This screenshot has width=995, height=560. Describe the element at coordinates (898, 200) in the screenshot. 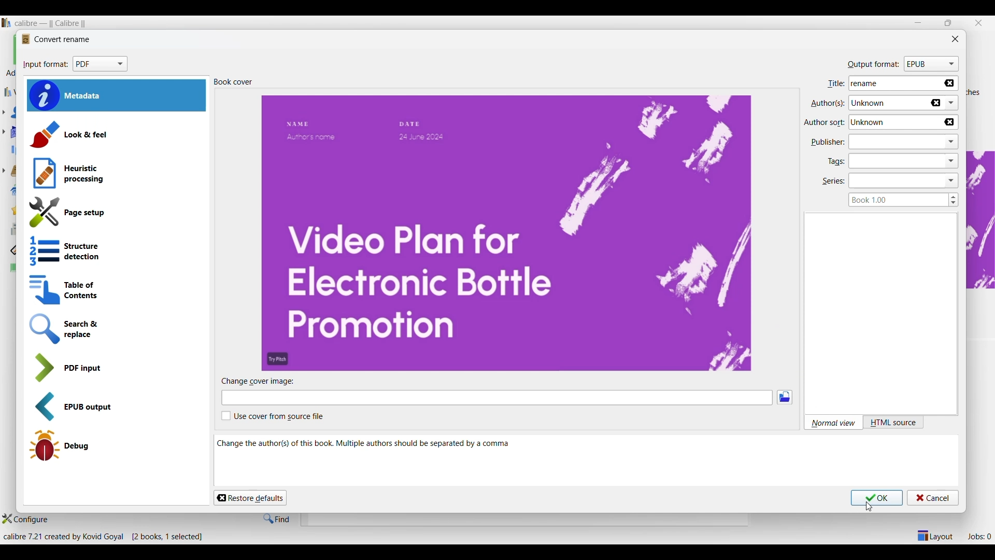

I see `Type in book series` at that location.